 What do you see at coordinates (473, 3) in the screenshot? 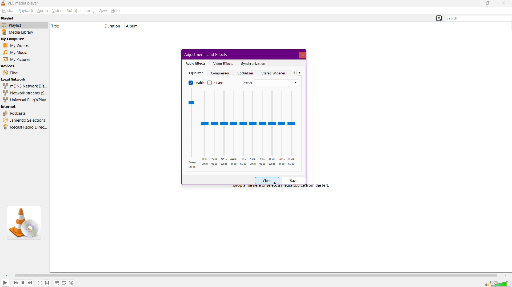
I see `Minimize` at bounding box center [473, 3].